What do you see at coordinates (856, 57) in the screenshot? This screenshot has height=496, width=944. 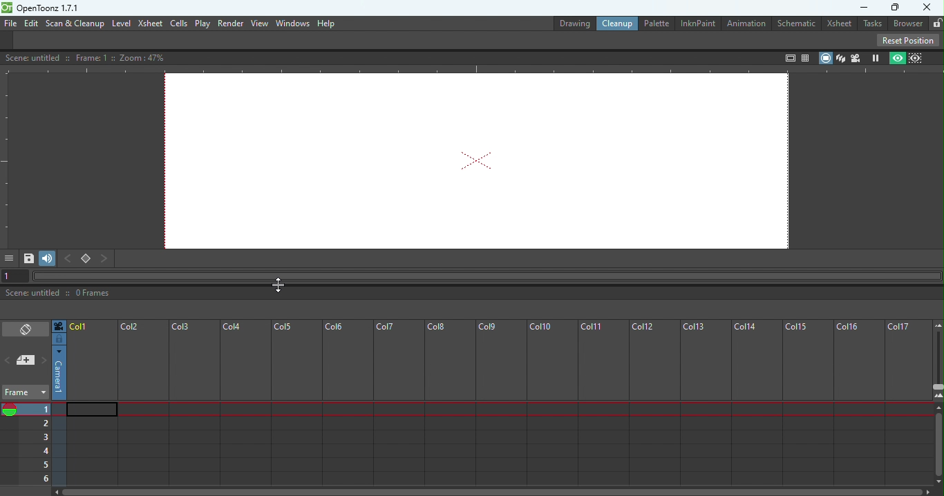 I see `Camera view` at bounding box center [856, 57].